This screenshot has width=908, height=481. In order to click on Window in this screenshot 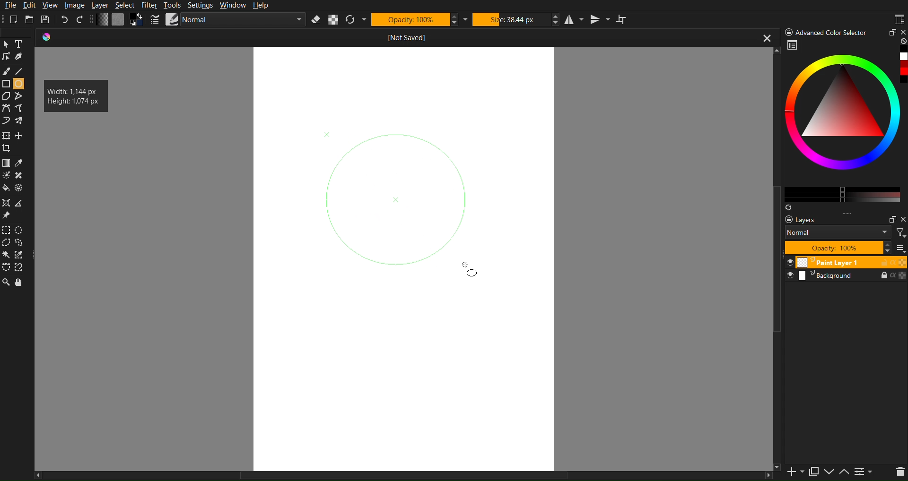, I will do `click(234, 5)`.